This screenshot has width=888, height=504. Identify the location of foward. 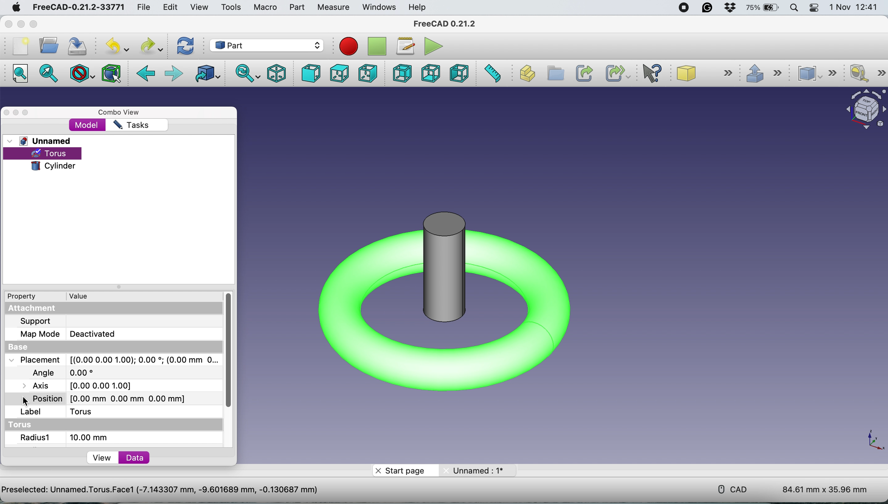
(175, 72).